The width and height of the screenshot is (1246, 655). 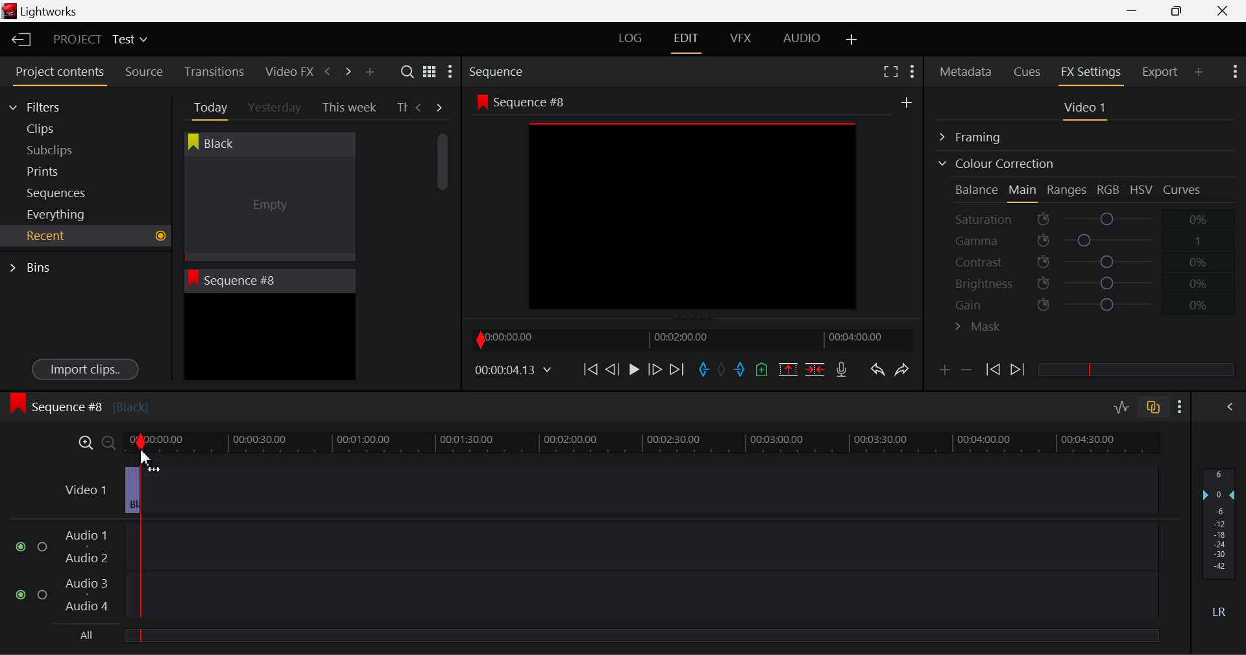 What do you see at coordinates (17, 40) in the screenshot?
I see `Back to Homepage` at bounding box center [17, 40].